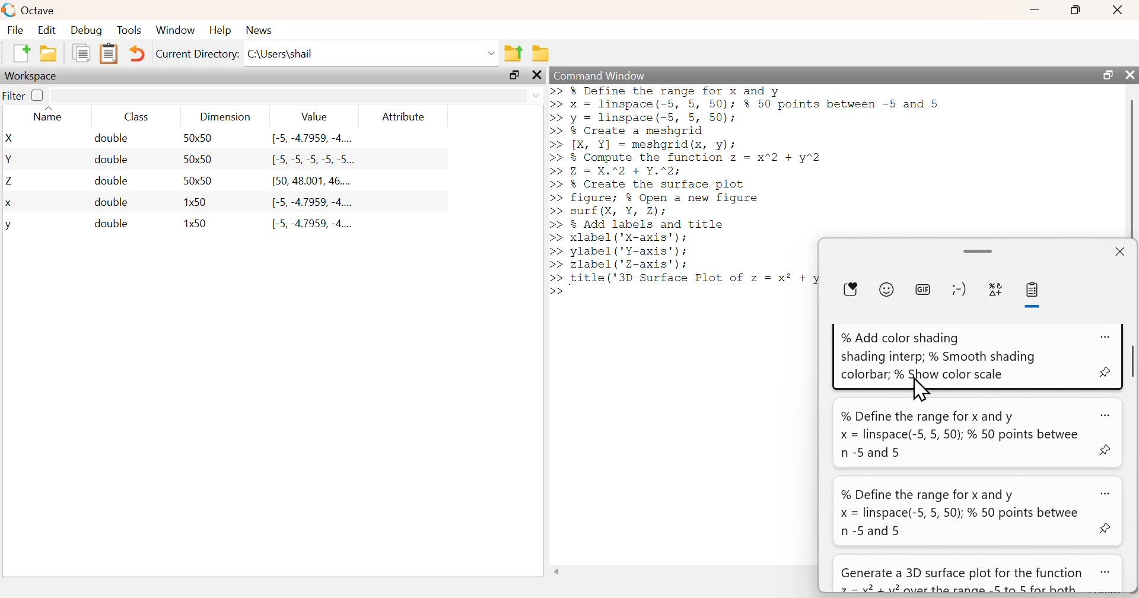 Image resolution: width=1139 pixels, height=598 pixels. What do you see at coordinates (111, 224) in the screenshot?
I see `double` at bounding box center [111, 224].